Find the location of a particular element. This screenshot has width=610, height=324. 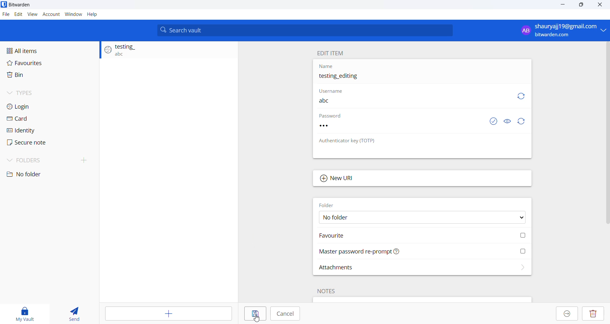

Master password reprompt is located at coordinates (422, 251).